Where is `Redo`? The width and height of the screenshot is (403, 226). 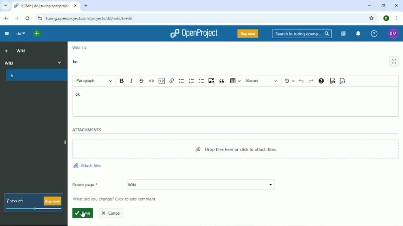
Redo is located at coordinates (311, 81).